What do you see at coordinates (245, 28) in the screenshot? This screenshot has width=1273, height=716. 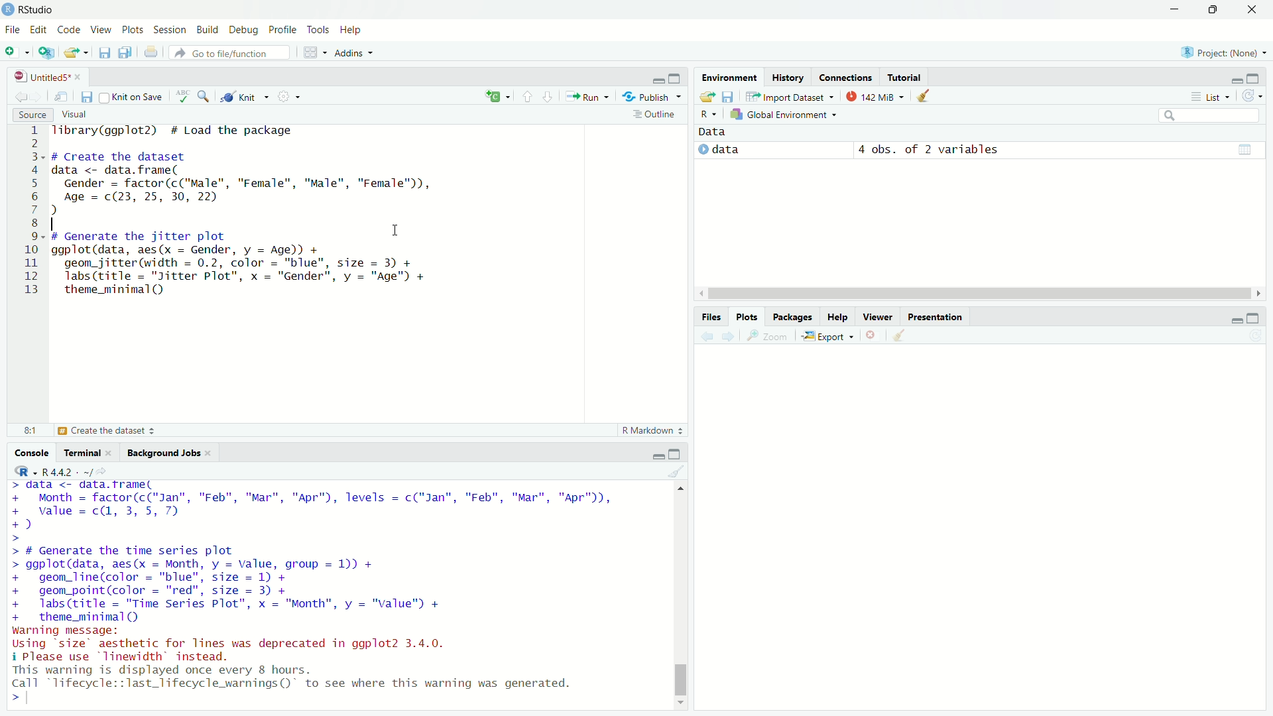 I see `debug` at bounding box center [245, 28].